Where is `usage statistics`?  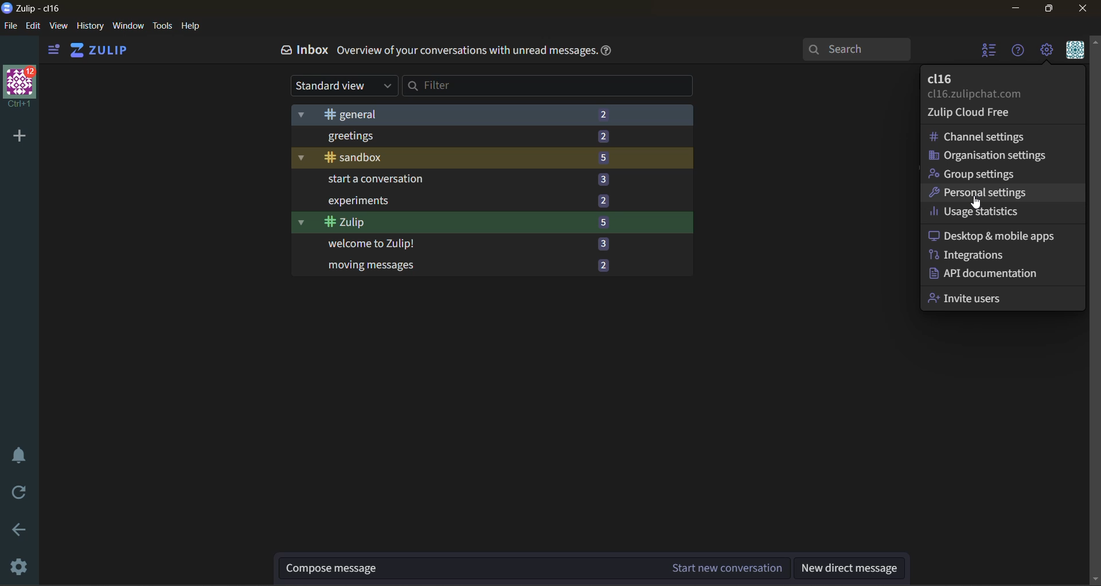 usage statistics is located at coordinates (975, 212).